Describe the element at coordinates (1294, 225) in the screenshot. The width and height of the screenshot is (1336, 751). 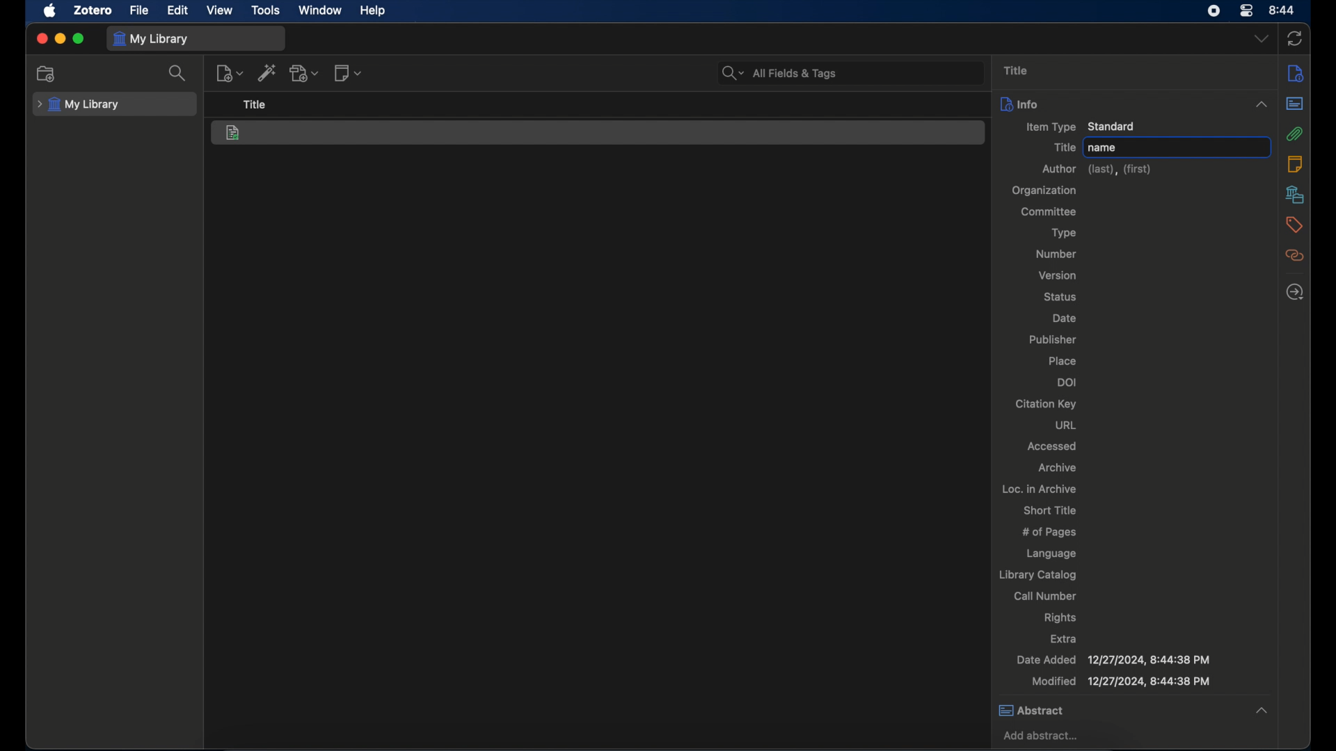
I see `tags` at that location.